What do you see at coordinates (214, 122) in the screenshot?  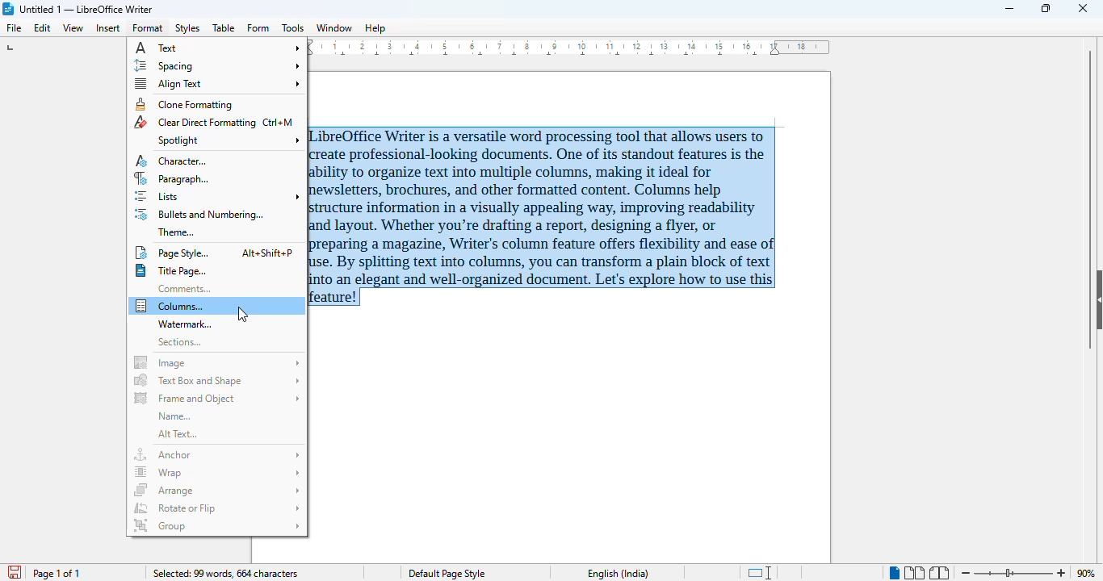 I see `clear direct formatting` at bounding box center [214, 122].